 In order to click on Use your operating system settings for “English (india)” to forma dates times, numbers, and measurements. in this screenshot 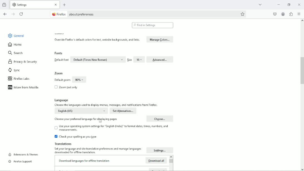, I will do `click(112, 128)`.